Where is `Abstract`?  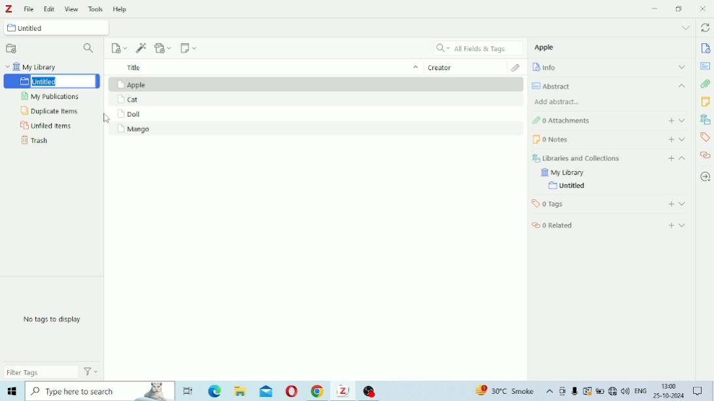
Abstract is located at coordinates (705, 66).